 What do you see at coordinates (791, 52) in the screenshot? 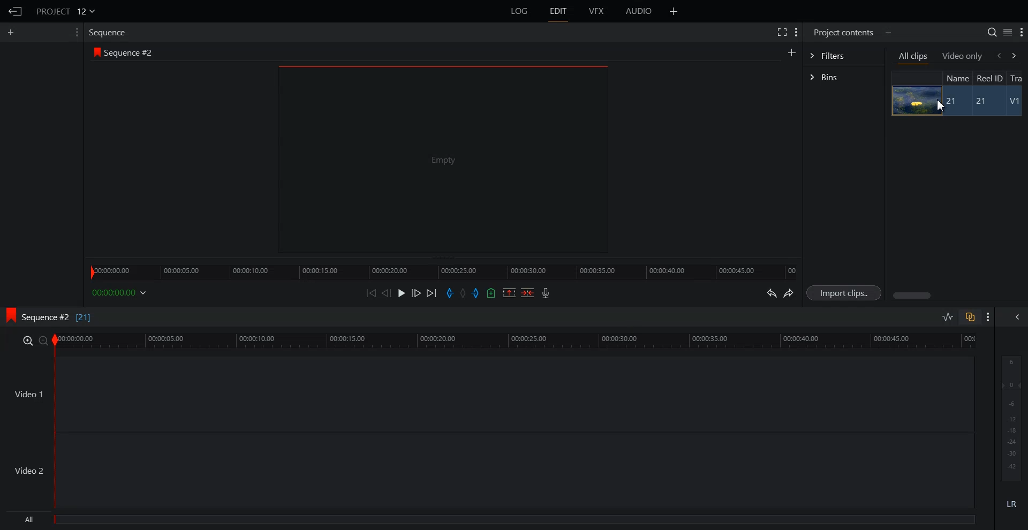
I see `Add panel` at bounding box center [791, 52].